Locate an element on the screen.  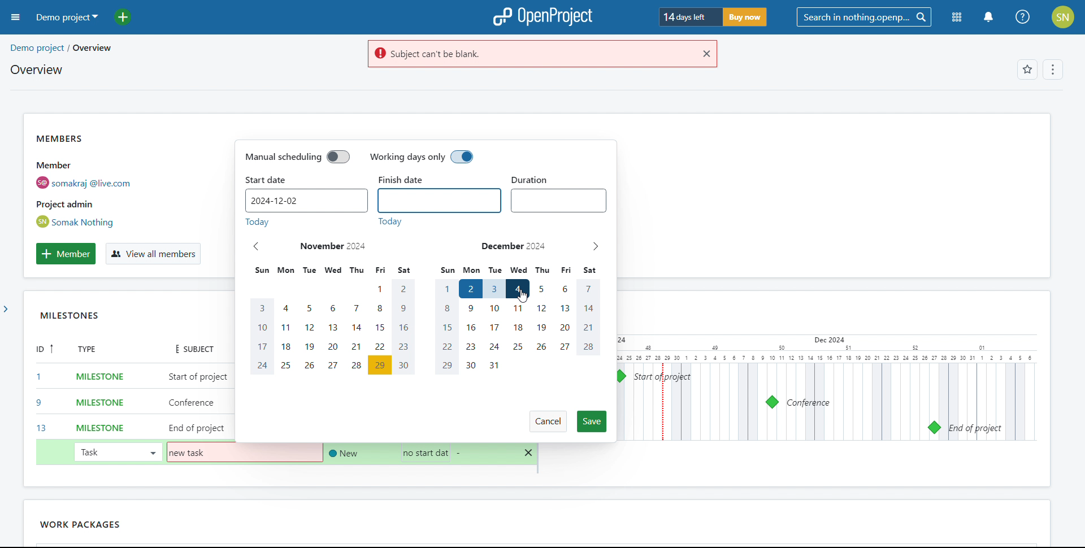
previous month is located at coordinates (257, 246).